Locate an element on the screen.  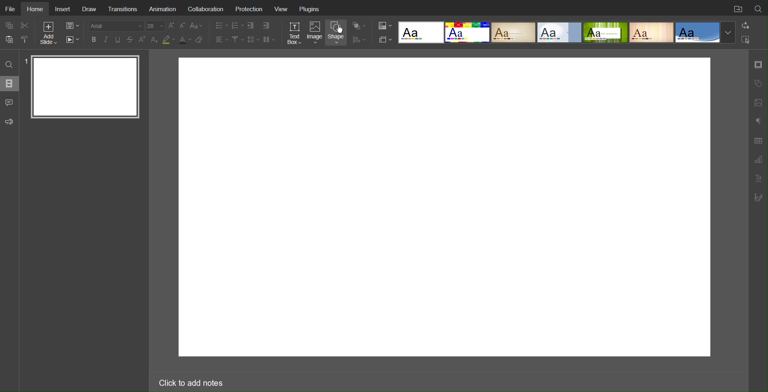
Number List is located at coordinates (237, 26).